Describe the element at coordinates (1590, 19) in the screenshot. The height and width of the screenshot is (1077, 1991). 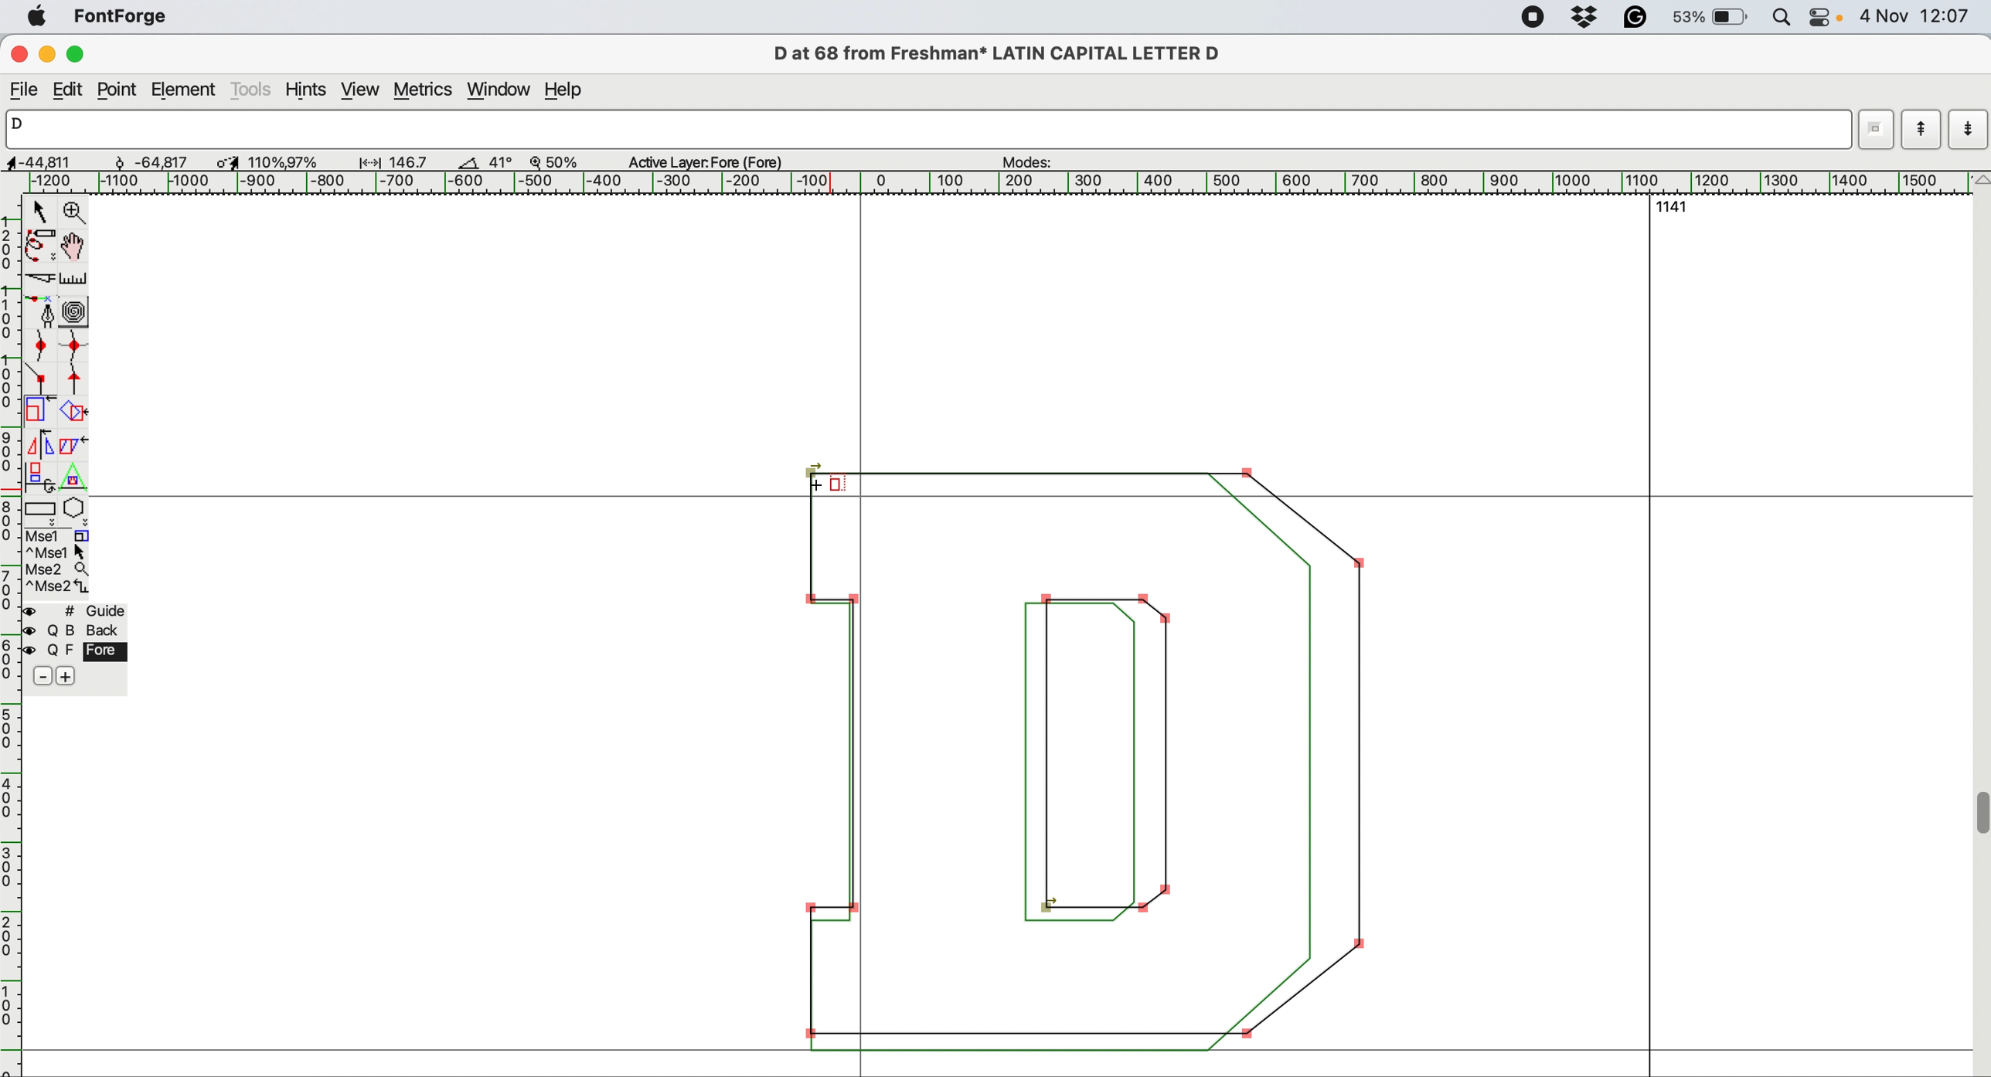
I see `drop box` at that location.